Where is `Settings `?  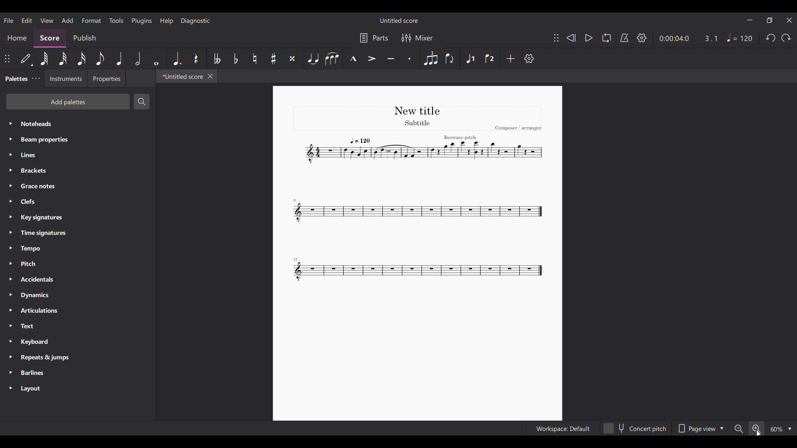
Settings  is located at coordinates (642, 38).